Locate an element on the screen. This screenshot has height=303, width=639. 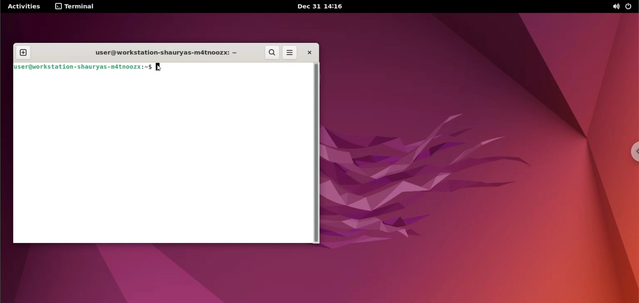
Activities is located at coordinates (24, 7).